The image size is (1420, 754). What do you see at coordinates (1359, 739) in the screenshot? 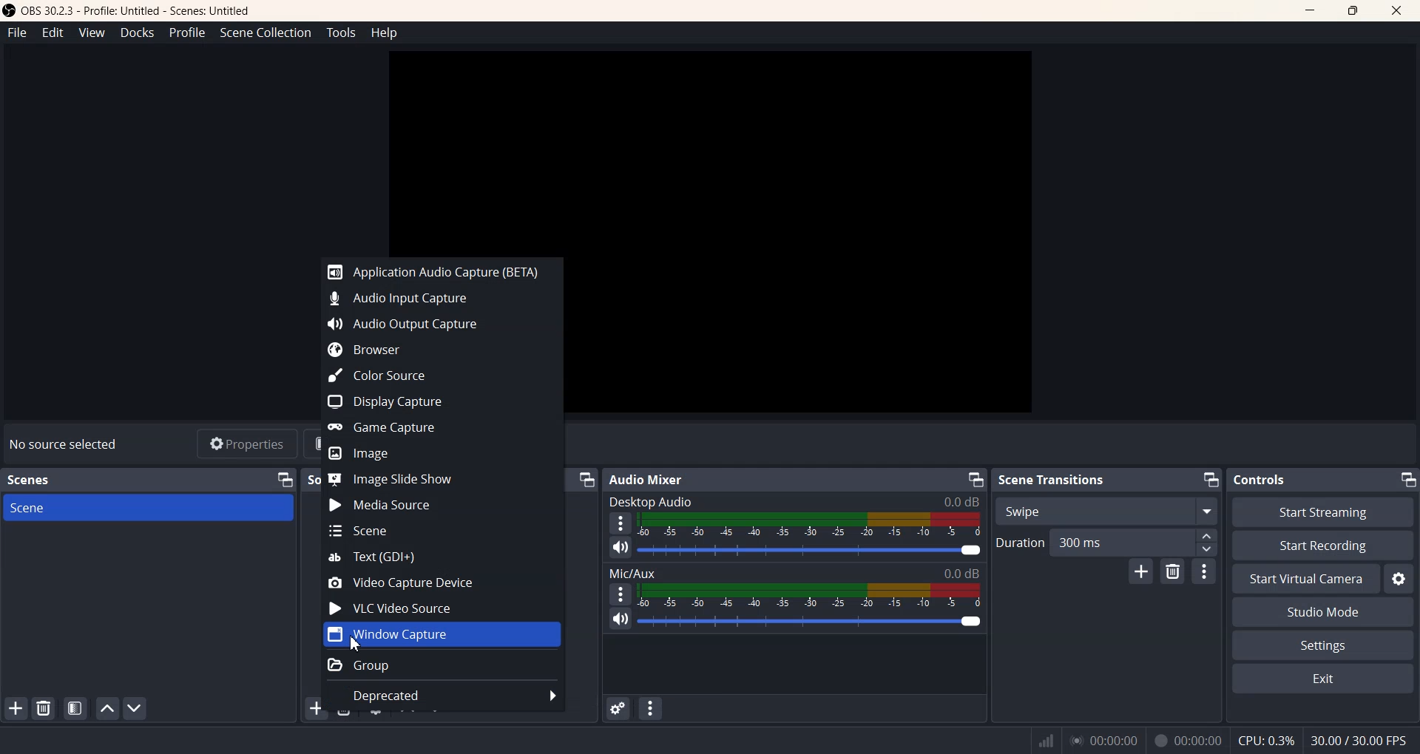
I see `30.00 / 30.00 FPS` at bounding box center [1359, 739].